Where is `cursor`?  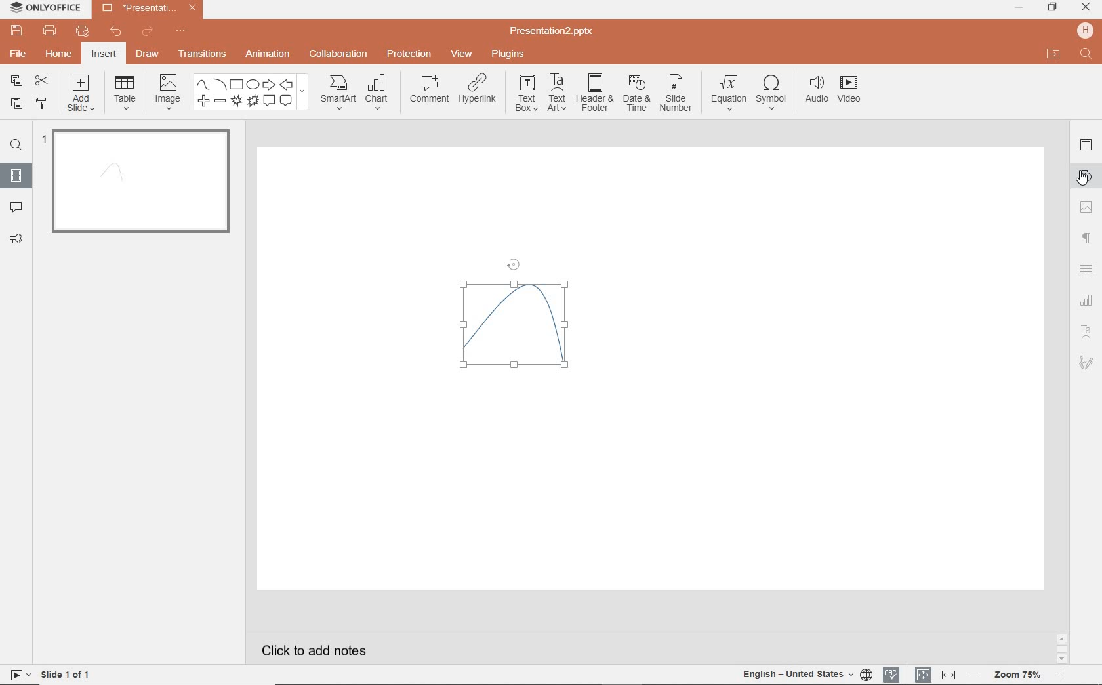 cursor is located at coordinates (1084, 181).